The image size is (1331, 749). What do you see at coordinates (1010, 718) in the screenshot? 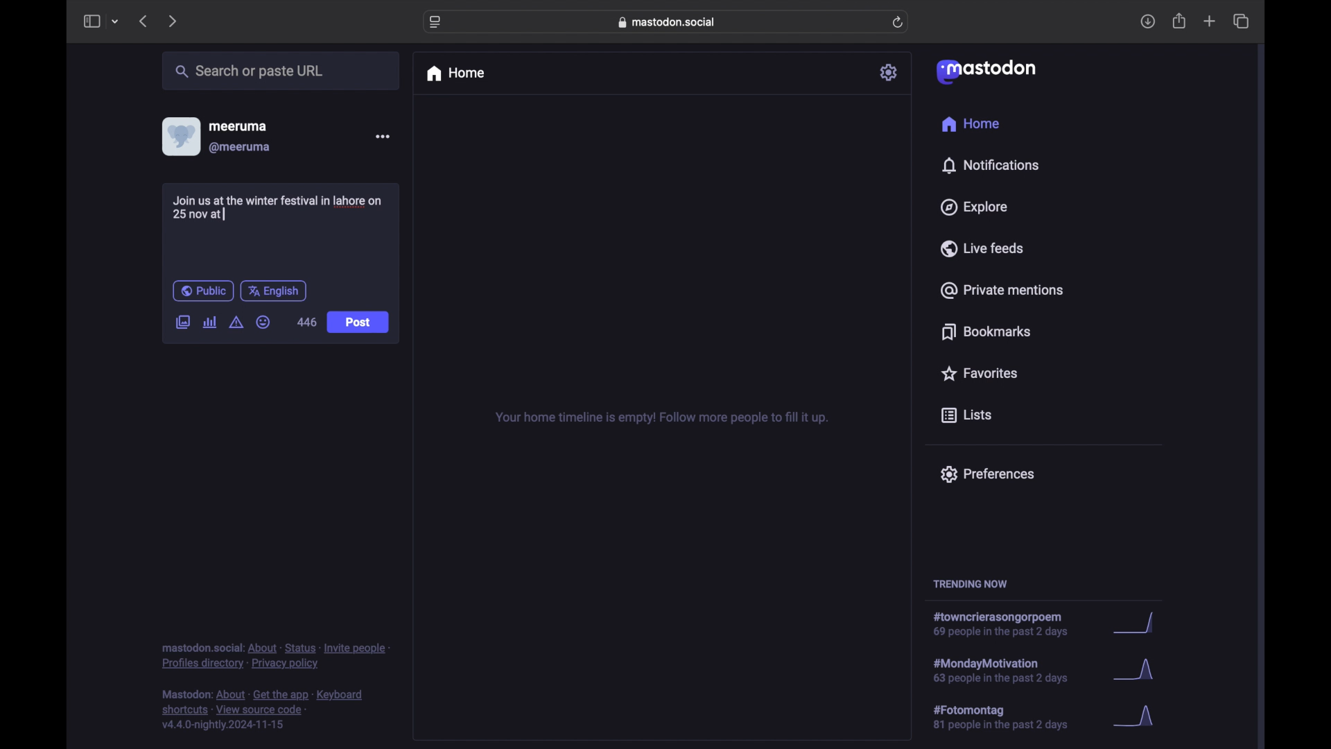
I see `hashtag trend` at bounding box center [1010, 718].